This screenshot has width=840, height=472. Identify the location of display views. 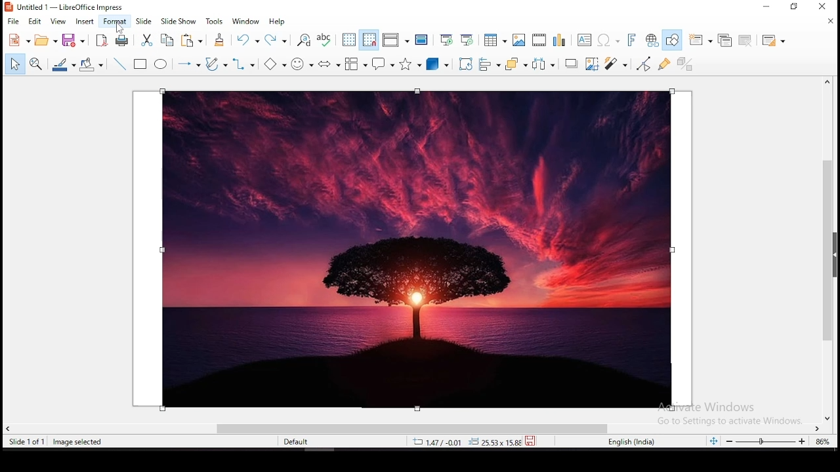
(396, 41).